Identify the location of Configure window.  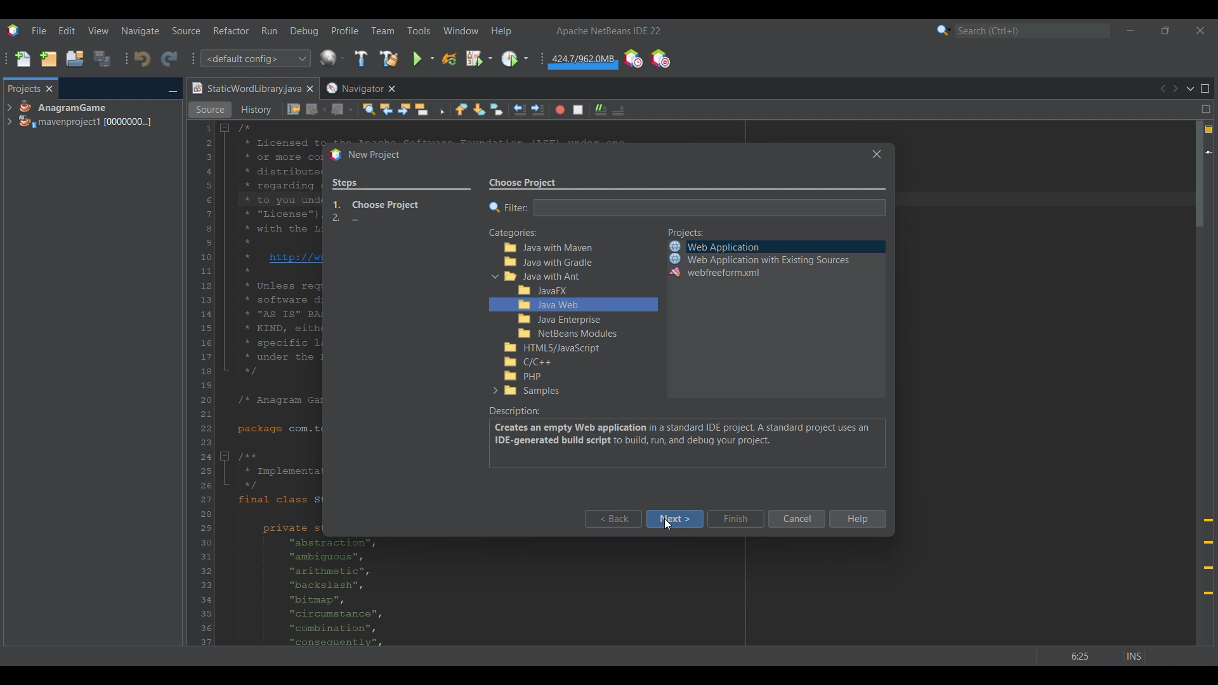
(332, 58).